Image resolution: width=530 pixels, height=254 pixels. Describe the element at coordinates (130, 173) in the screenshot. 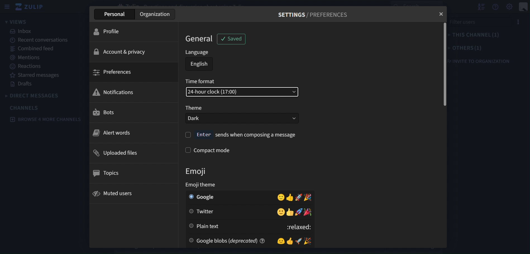

I see `topics` at that location.